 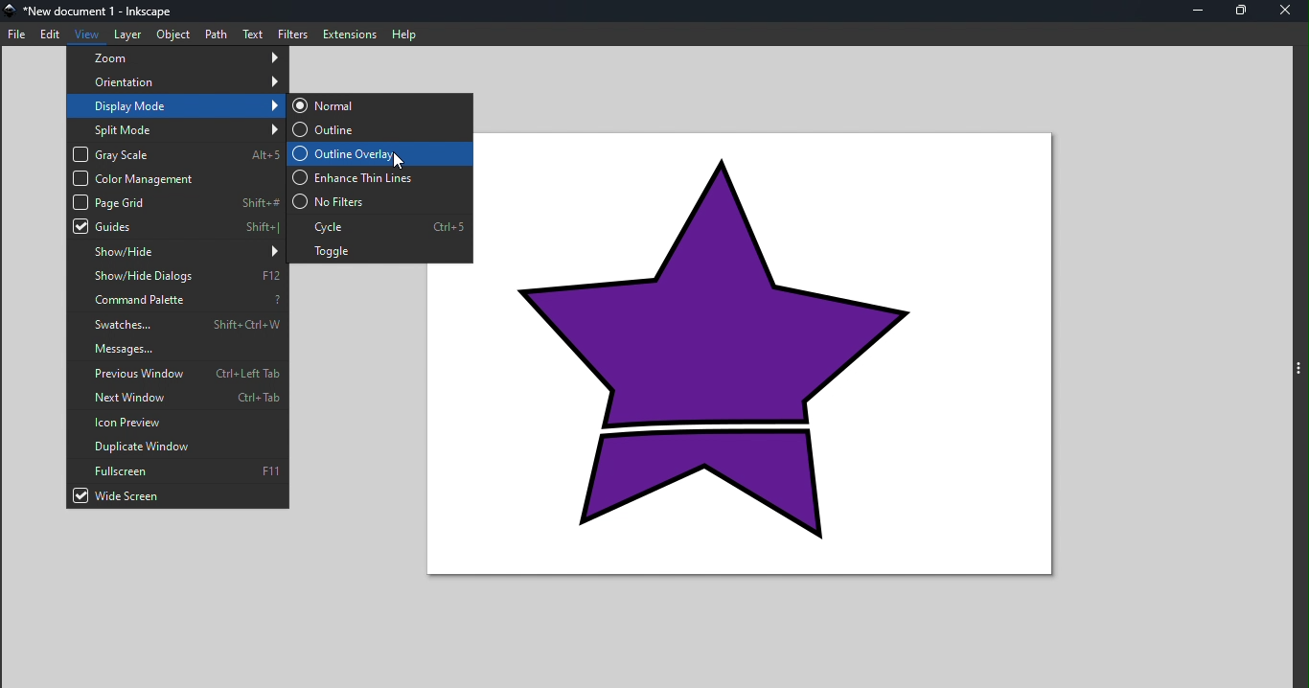 I want to click on Help, so click(x=406, y=33).